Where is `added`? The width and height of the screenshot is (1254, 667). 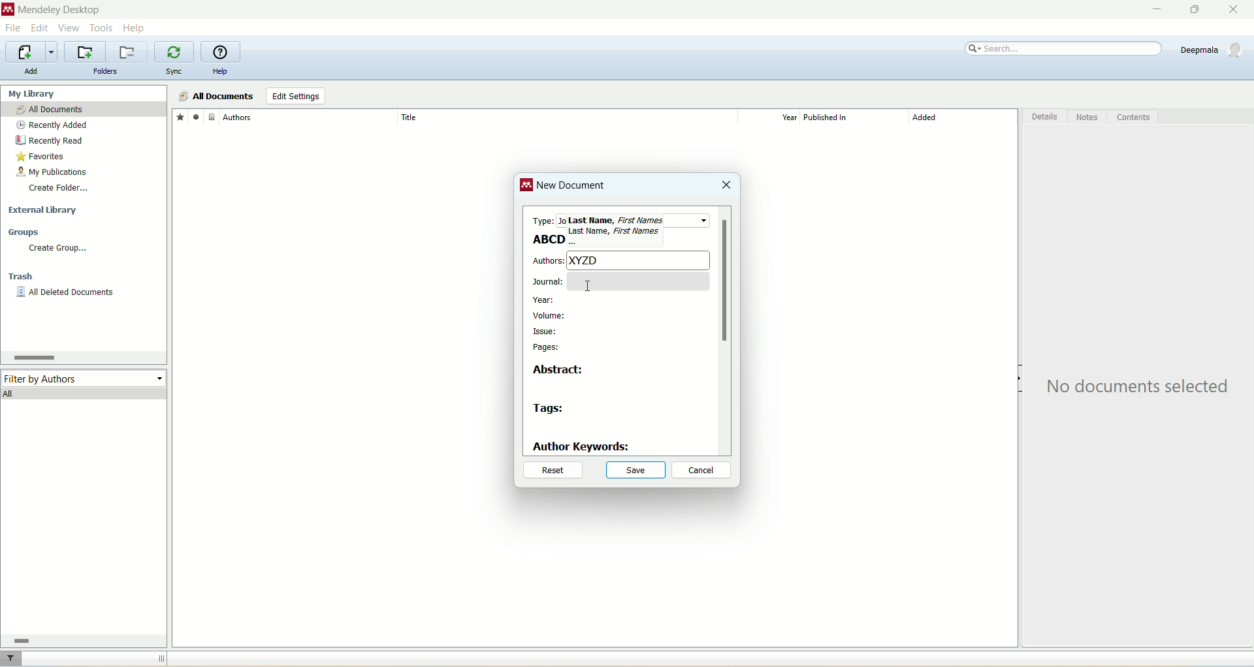
added is located at coordinates (963, 121).